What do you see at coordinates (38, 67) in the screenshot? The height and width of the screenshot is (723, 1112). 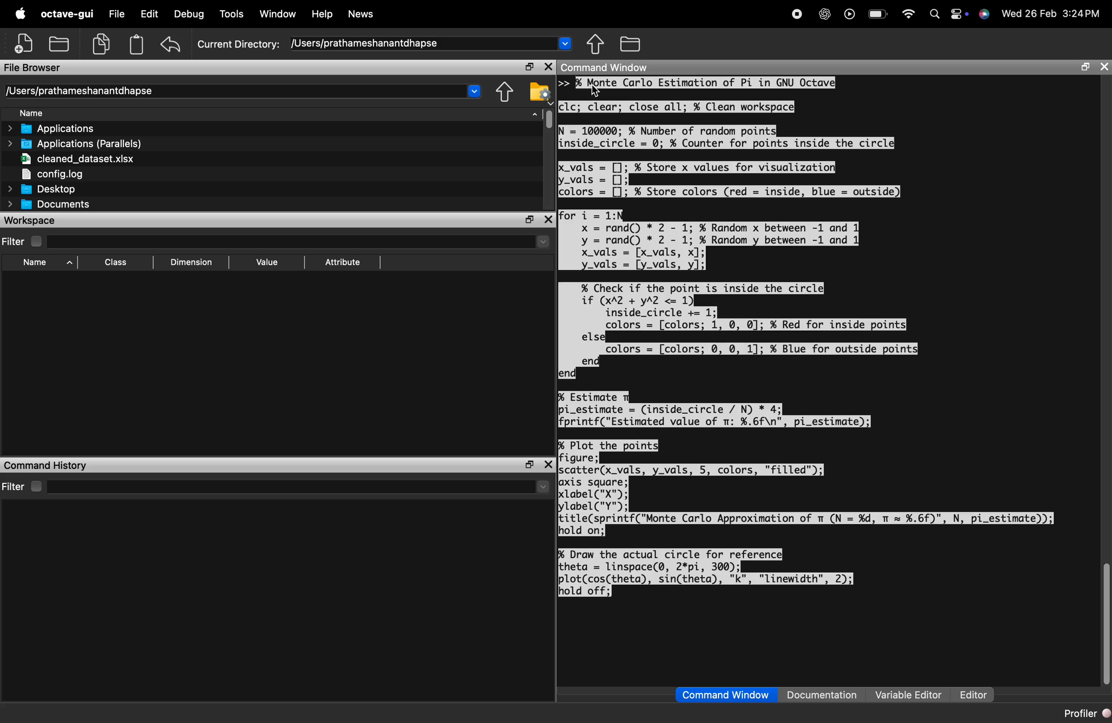 I see `File Browser` at bounding box center [38, 67].